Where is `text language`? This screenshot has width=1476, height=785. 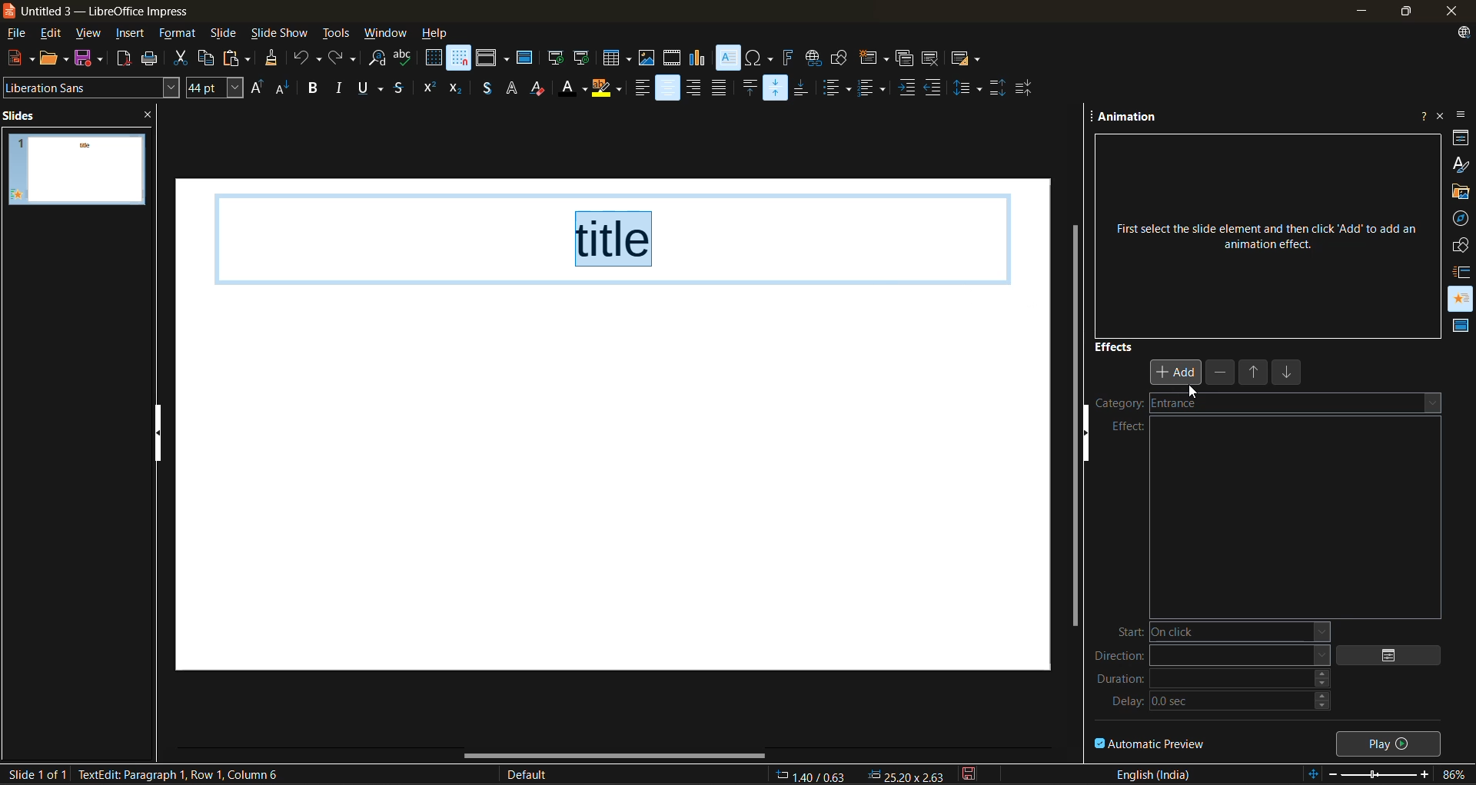
text language is located at coordinates (1154, 773).